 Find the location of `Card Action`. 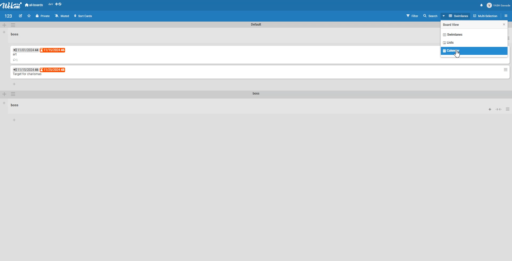

Card Action is located at coordinates (506, 70).